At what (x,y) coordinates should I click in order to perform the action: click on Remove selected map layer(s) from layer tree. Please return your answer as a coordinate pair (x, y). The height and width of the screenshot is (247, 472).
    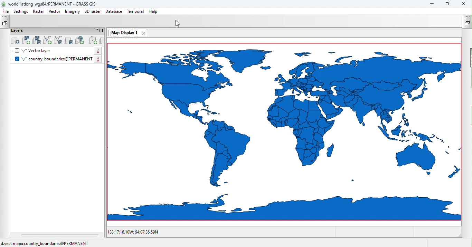
    Looking at the image, I should click on (103, 40).